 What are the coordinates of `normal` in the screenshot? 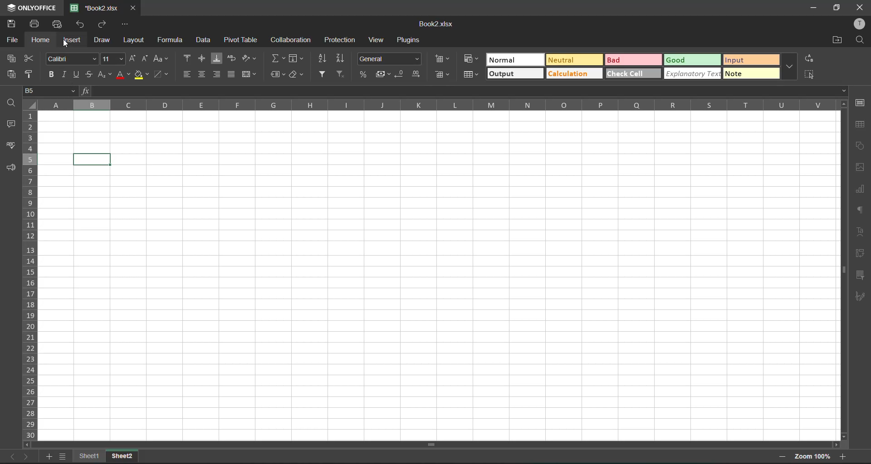 It's located at (515, 60).